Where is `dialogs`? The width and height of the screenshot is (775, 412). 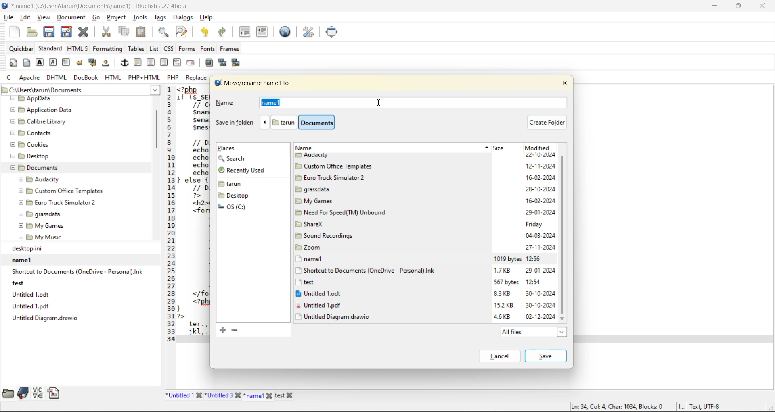 dialogs is located at coordinates (183, 18).